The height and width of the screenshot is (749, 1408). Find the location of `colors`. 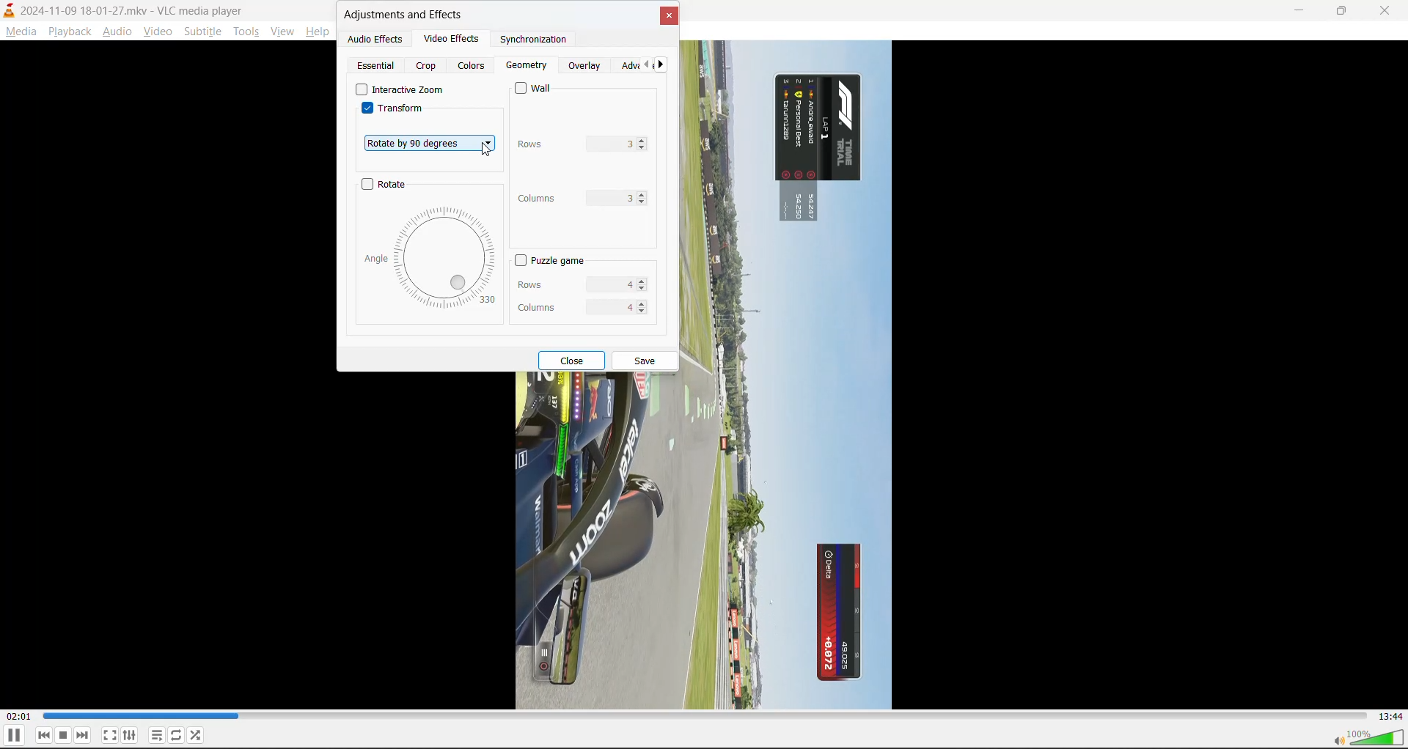

colors is located at coordinates (471, 67).